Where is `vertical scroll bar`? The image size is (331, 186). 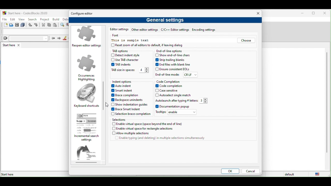 vertical scroll bar is located at coordinates (326, 103).